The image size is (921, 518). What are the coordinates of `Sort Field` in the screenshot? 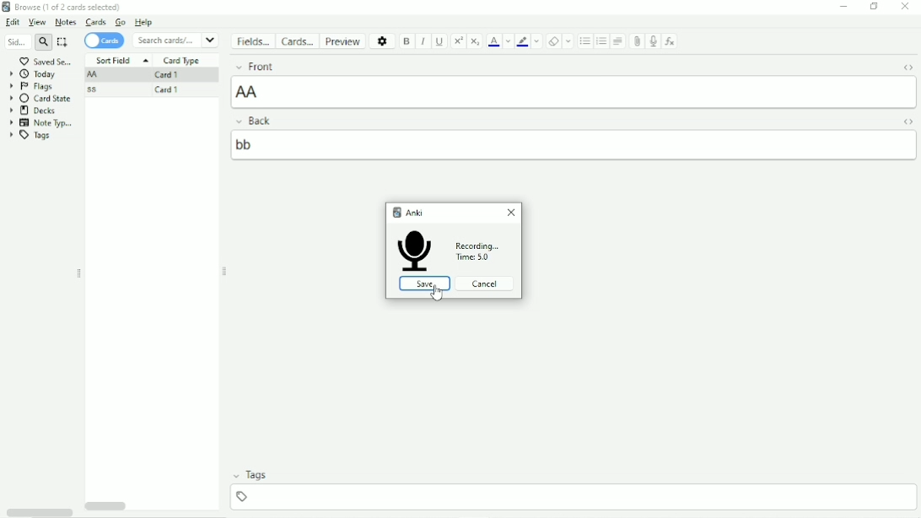 It's located at (123, 60).